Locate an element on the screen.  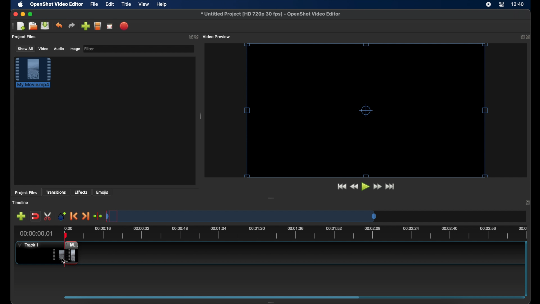
scroll box is located at coordinates (212, 297).